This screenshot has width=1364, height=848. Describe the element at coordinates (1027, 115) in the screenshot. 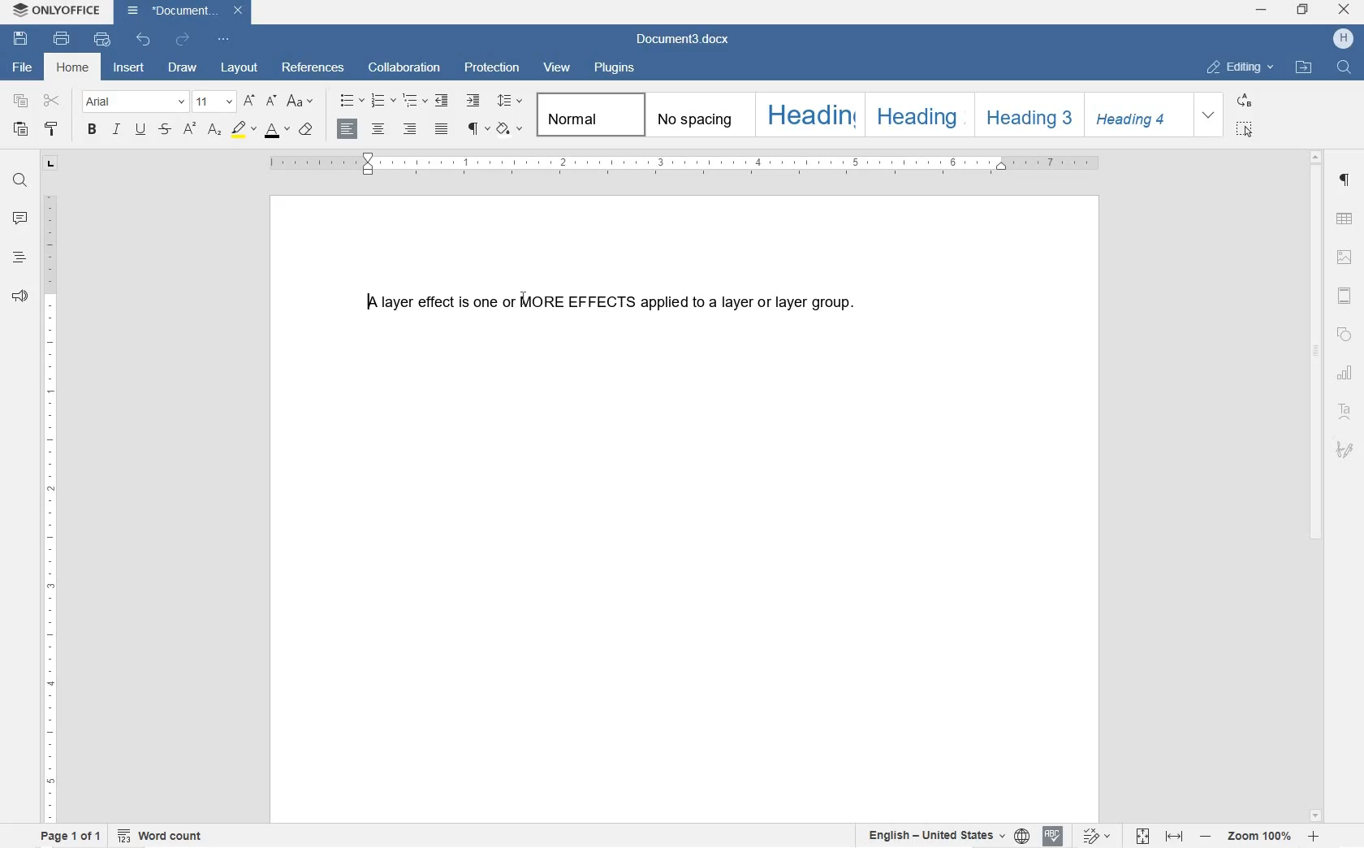

I see `HEADING 3` at that location.